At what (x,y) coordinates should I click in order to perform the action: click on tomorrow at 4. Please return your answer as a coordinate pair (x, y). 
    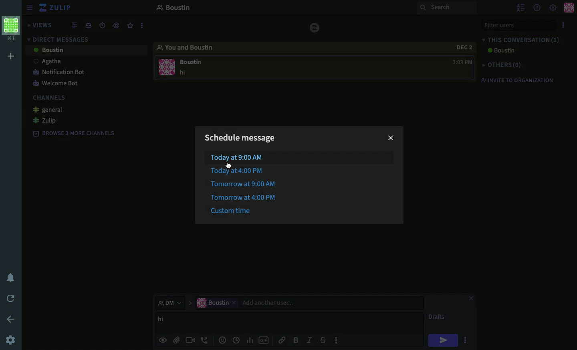
    Looking at the image, I should click on (244, 198).